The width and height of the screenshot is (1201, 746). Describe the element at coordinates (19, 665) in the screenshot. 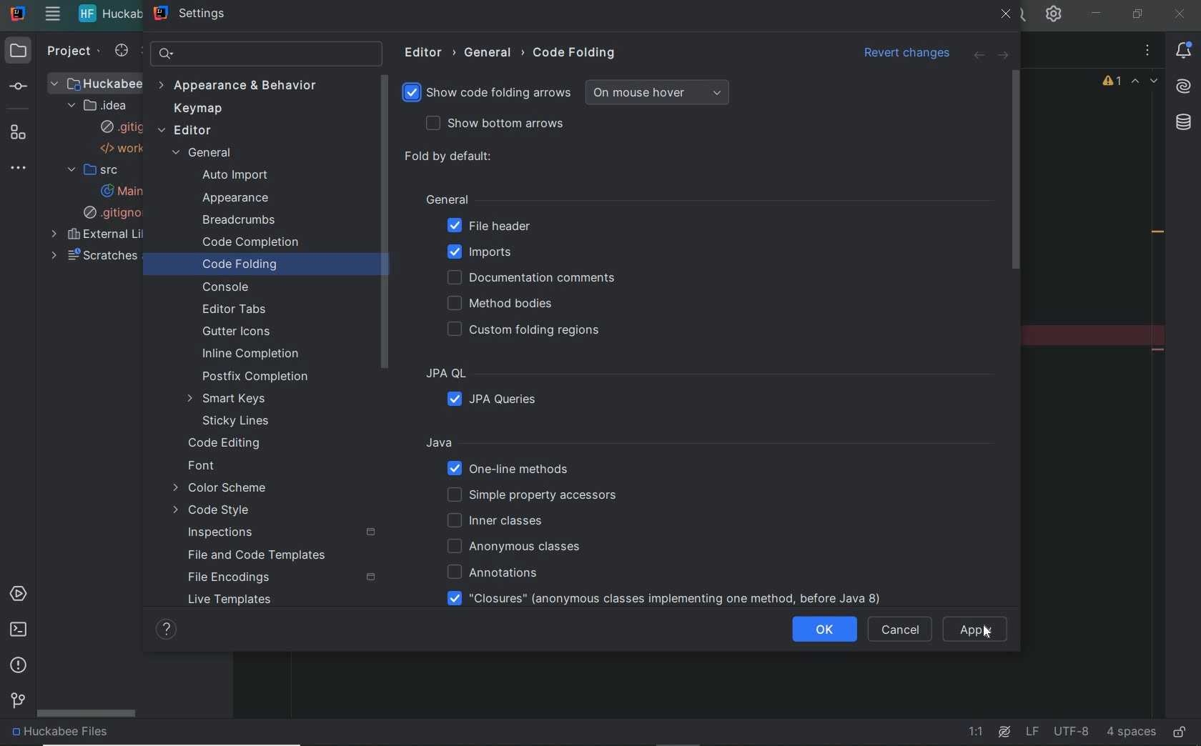

I see `problems` at that location.